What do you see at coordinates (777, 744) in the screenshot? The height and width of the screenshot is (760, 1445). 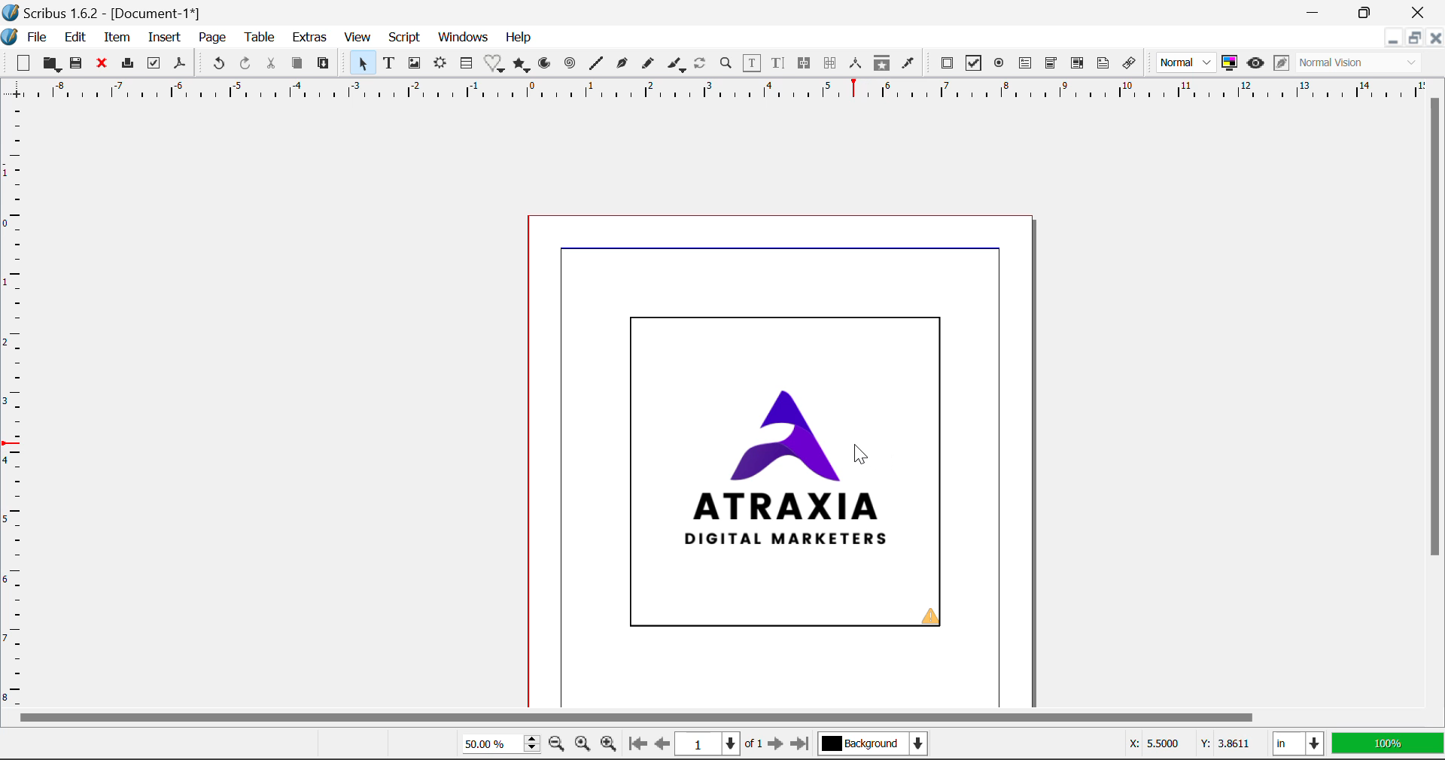 I see `Next page` at bounding box center [777, 744].